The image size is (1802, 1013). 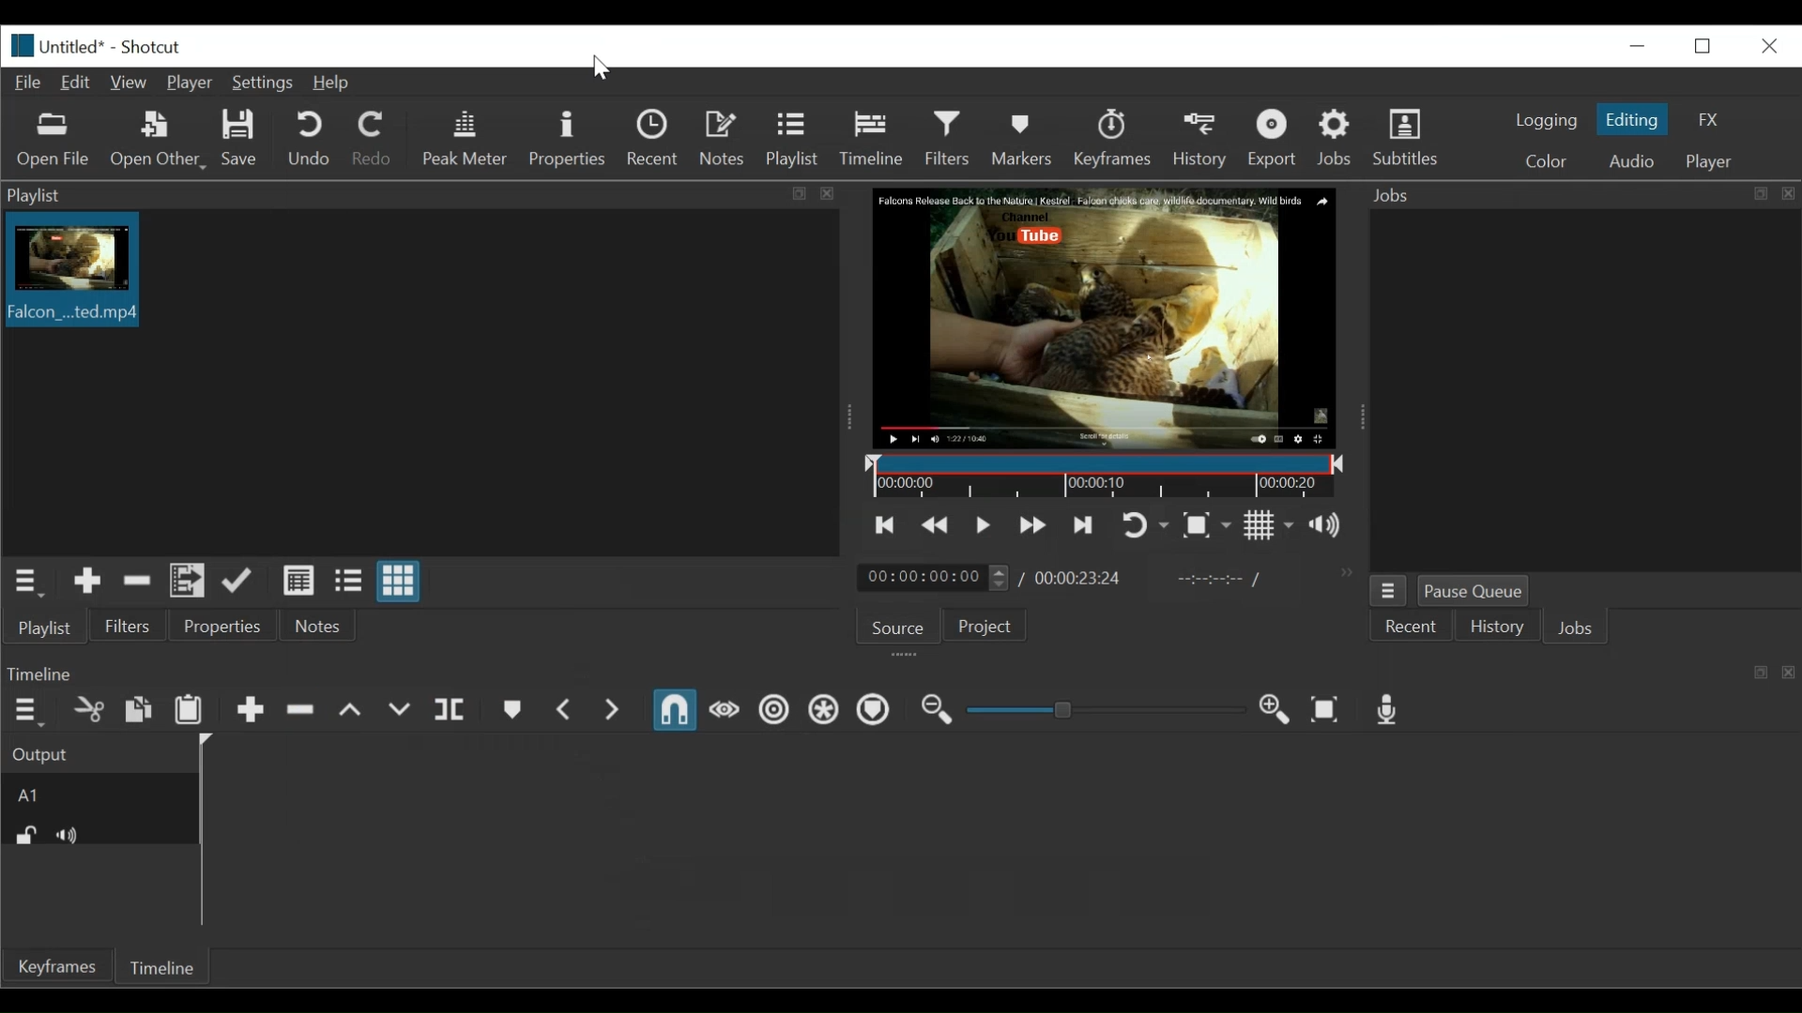 I want to click on Media Viewer, so click(x=1106, y=317).